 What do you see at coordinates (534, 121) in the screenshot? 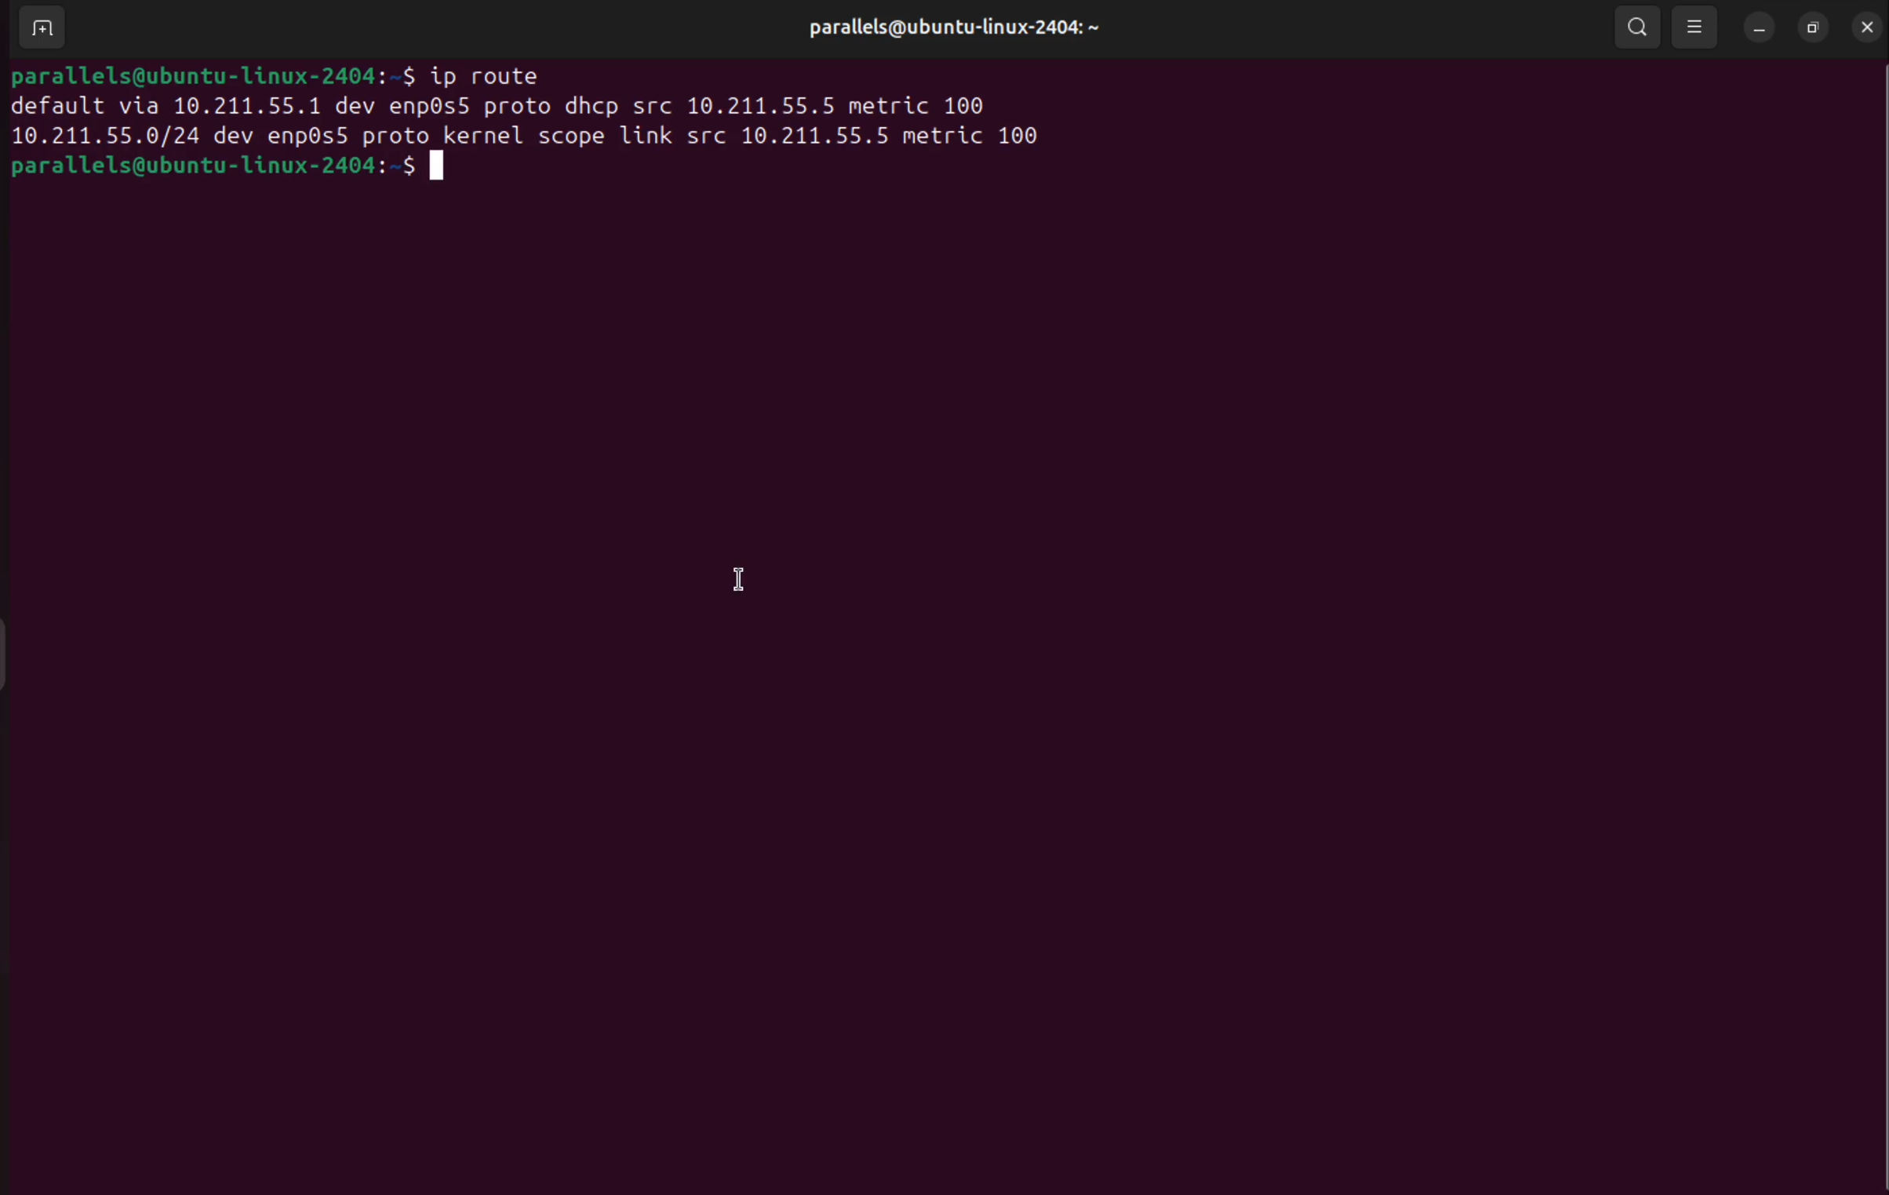
I see `network configuration` at bounding box center [534, 121].